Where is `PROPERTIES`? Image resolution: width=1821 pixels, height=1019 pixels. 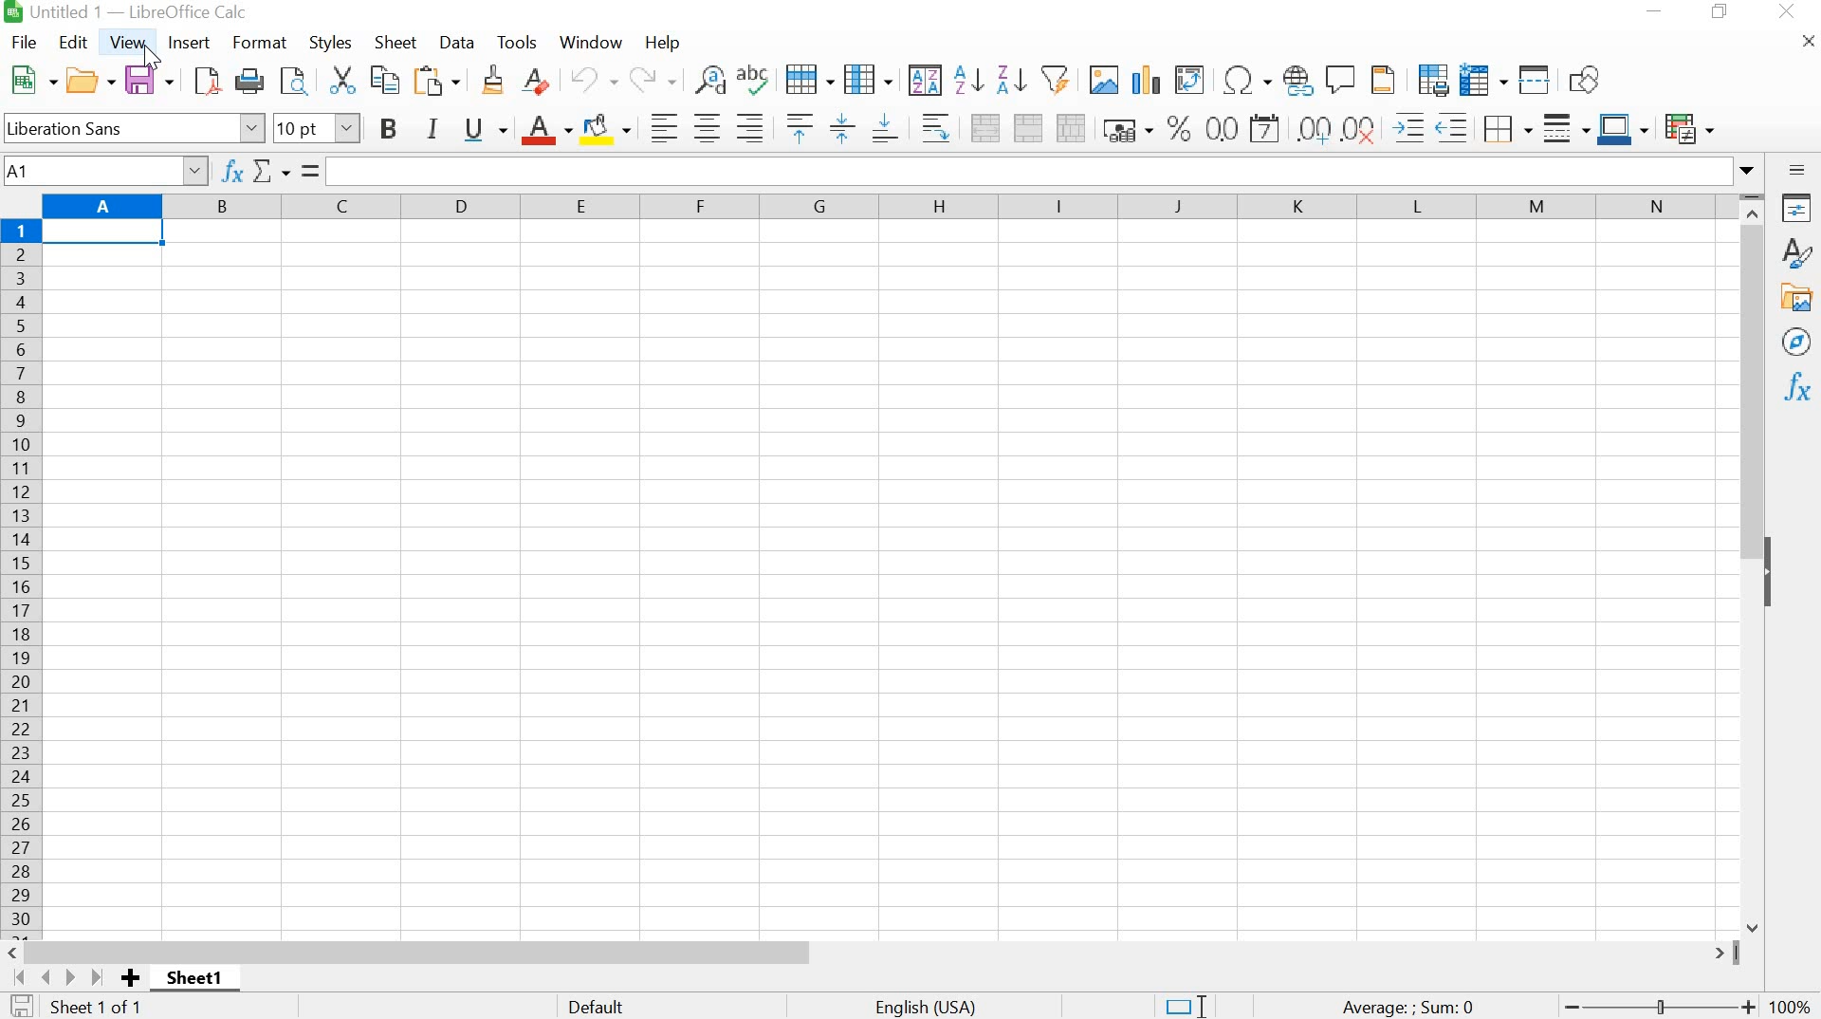
PROPERTIES is located at coordinates (1797, 208).